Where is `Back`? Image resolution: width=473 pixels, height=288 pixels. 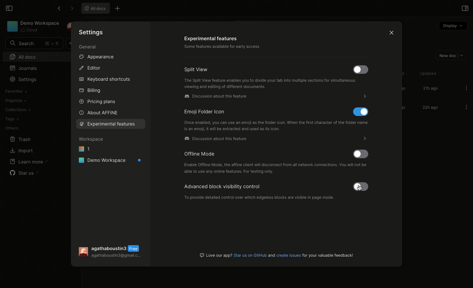
Back is located at coordinates (59, 8).